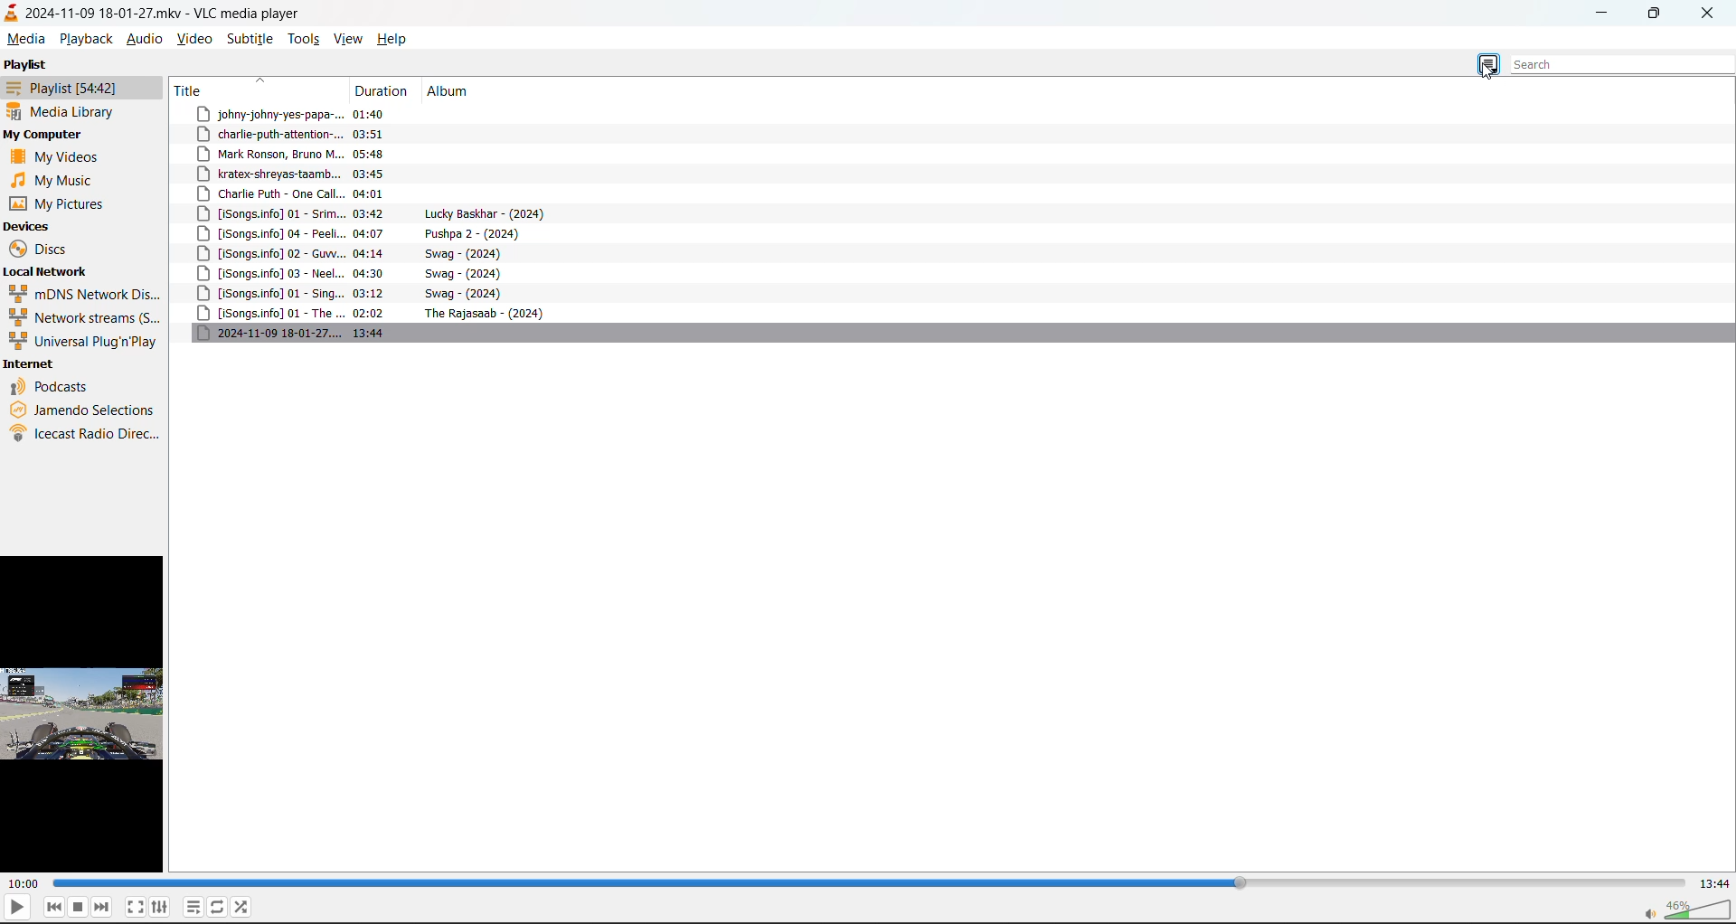 The width and height of the screenshot is (1736, 924). Describe the element at coordinates (54, 387) in the screenshot. I see `podcasts` at that location.